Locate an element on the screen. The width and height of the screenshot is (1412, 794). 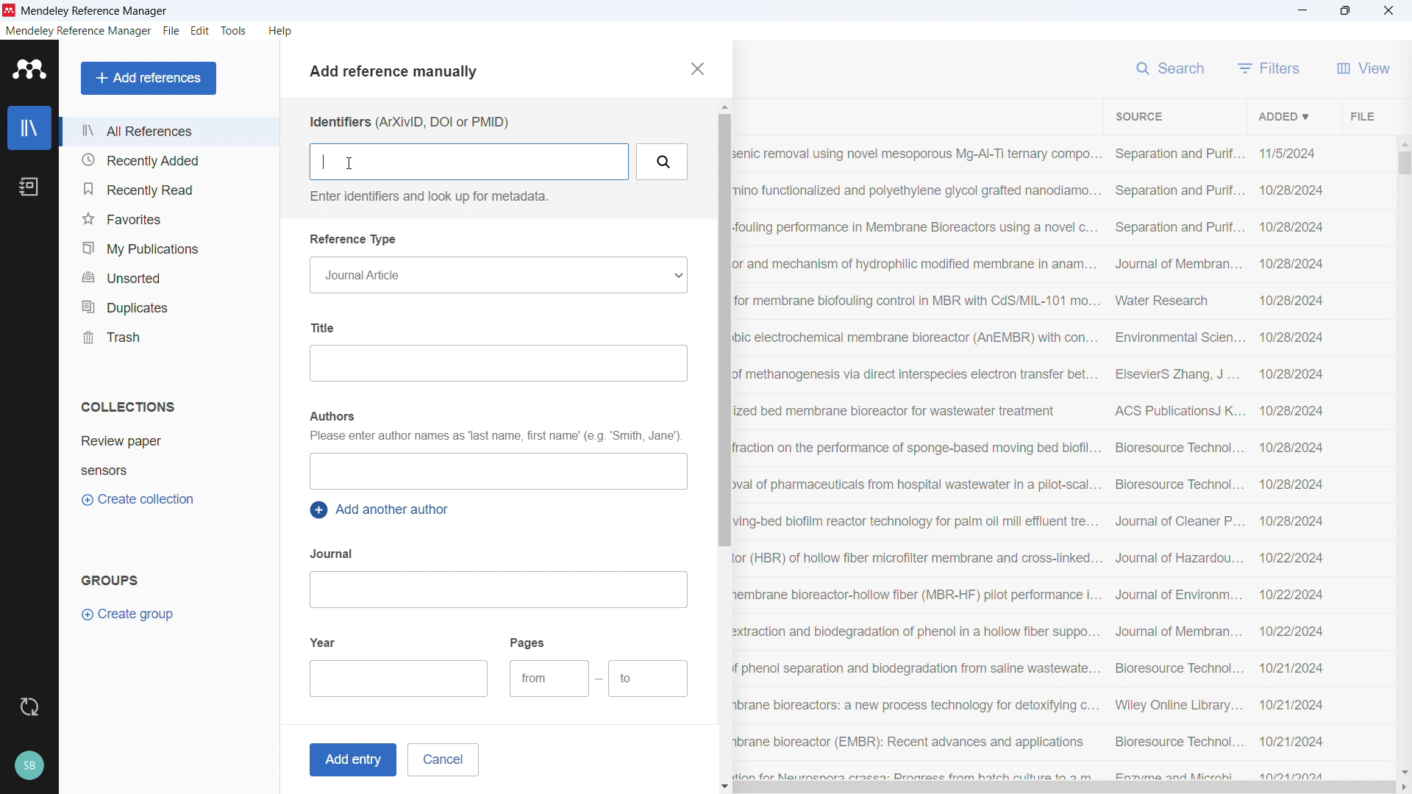
logo is located at coordinates (10, 10).